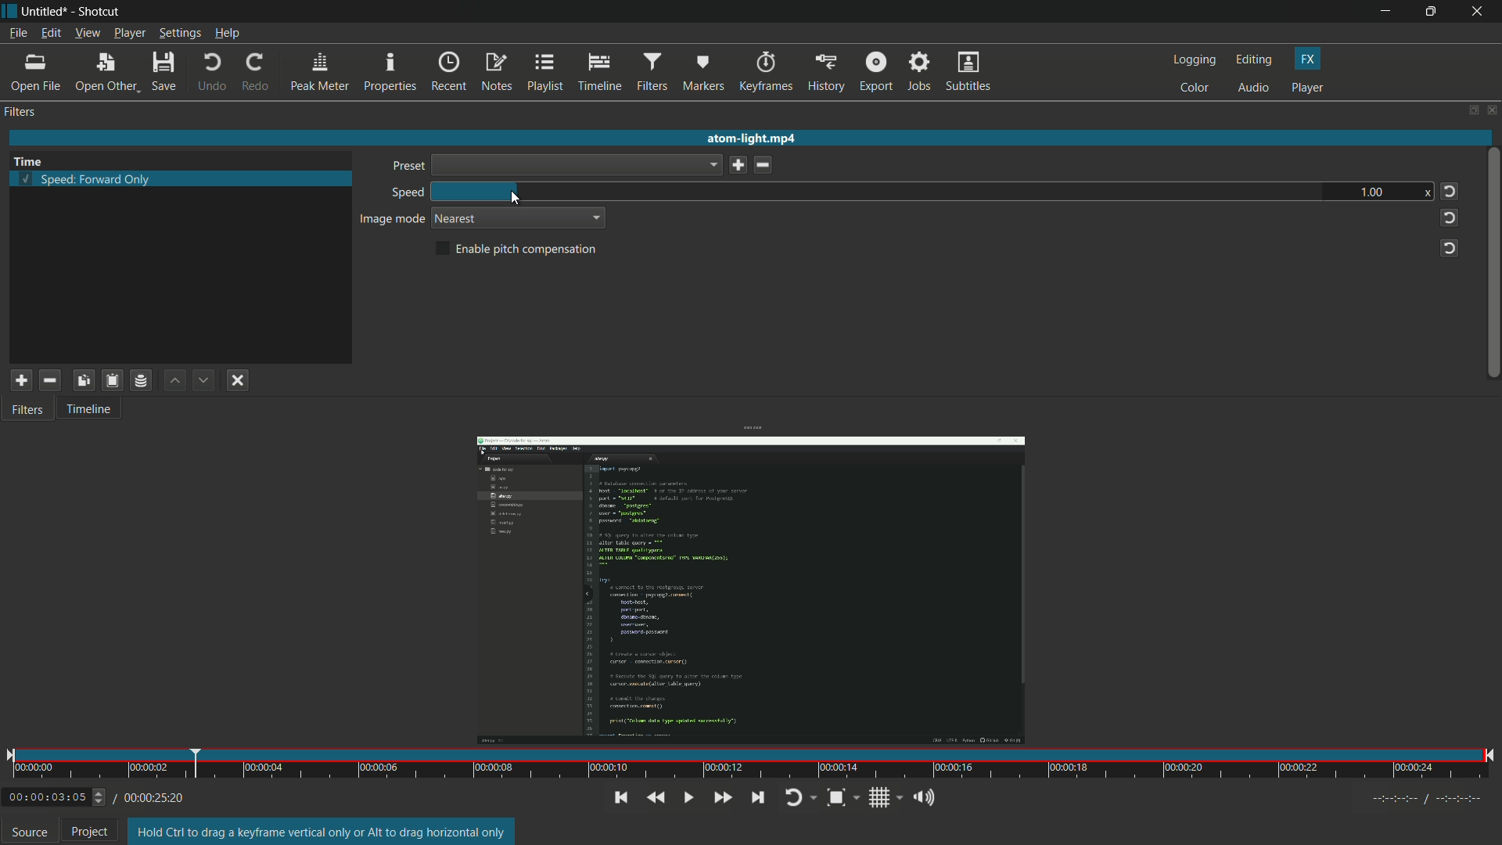  Describe the element at coordinates (767, 71) in the screenshot. I see `keyframes` at that location.